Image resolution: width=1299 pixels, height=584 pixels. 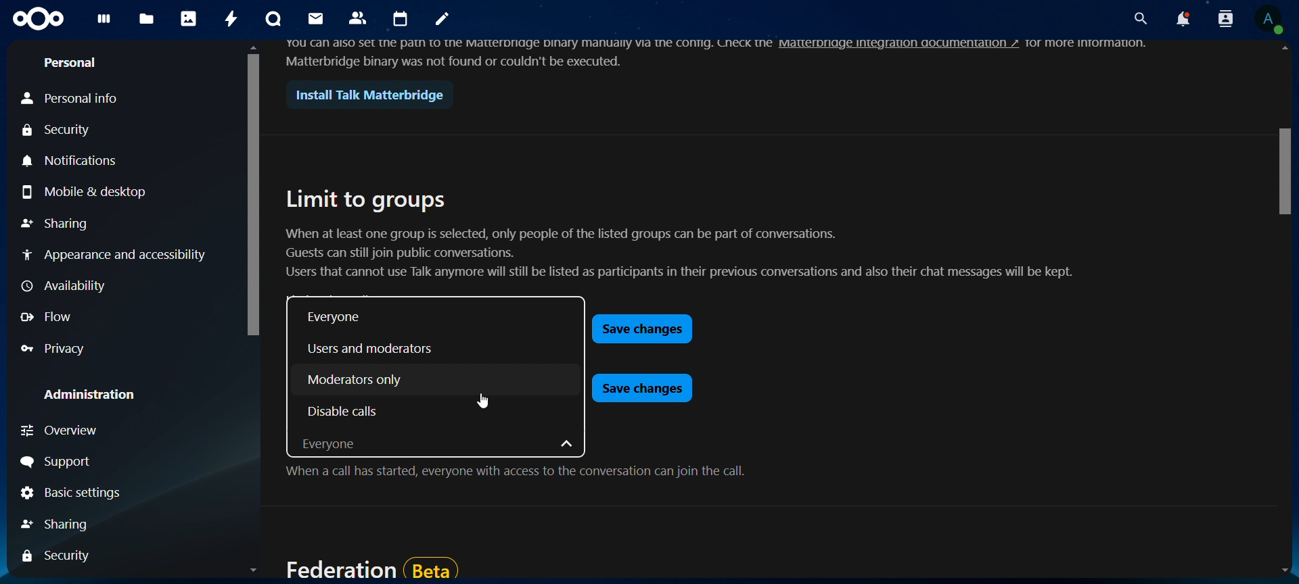 I want to click on federation beta, so click(x=369, y=565).